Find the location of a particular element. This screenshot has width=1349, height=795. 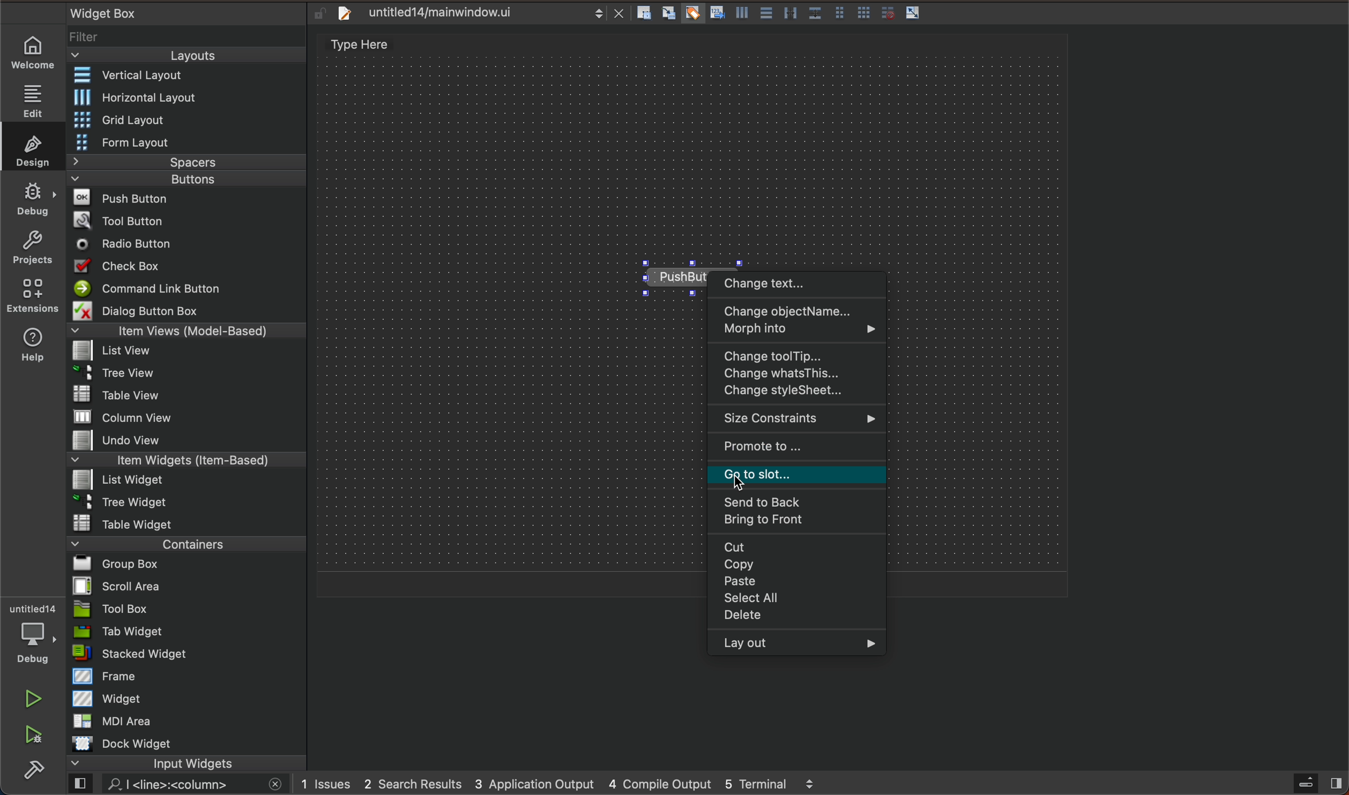

 is located at coordinates (744, 12).